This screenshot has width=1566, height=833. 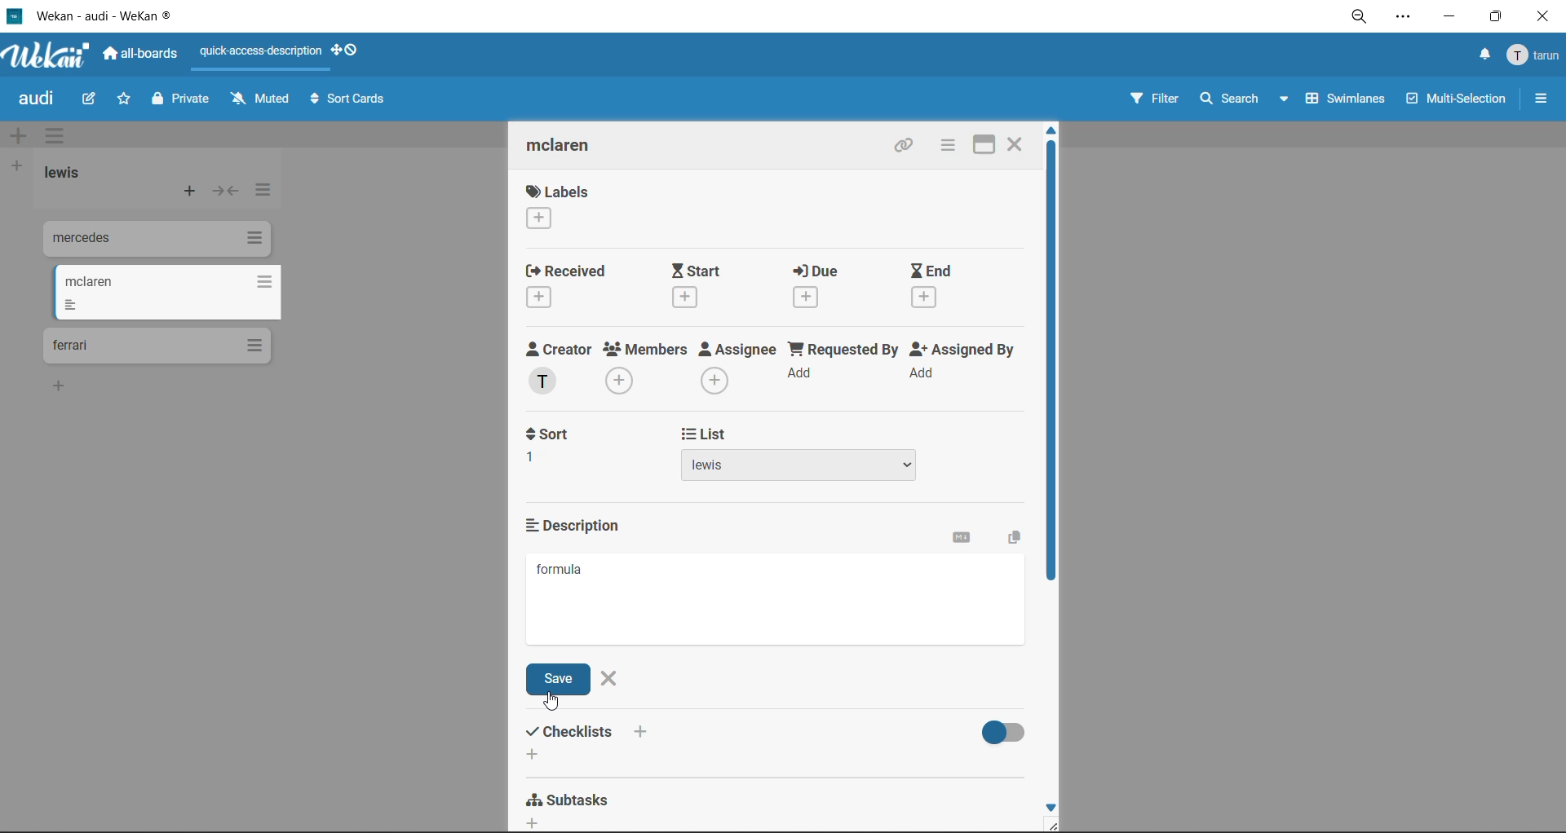 I want to click on maximize, so click(x=1500, y=15).